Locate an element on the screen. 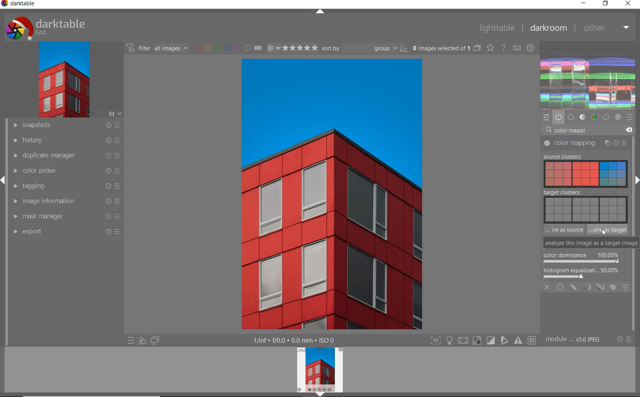 This screenshot has height=397, width=640. ANALYZE THIS IMAGE AS SOURCE IMAGE is located at coordinates (563, 243).